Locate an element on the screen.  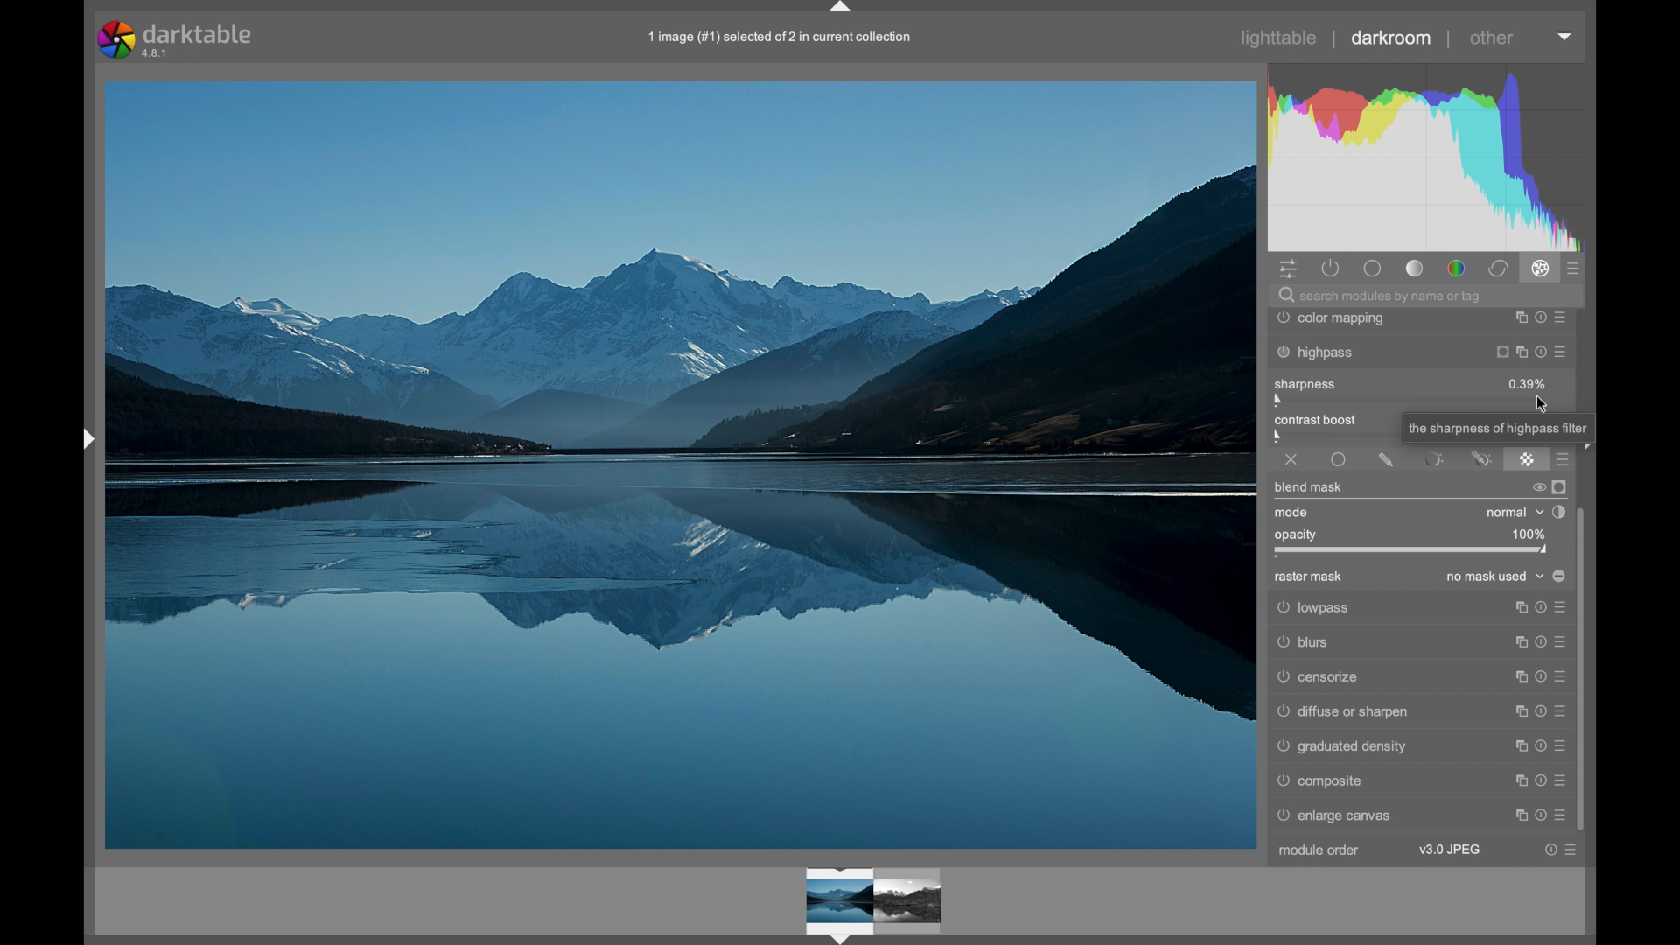
more options is located at coordinates (1540, 746).